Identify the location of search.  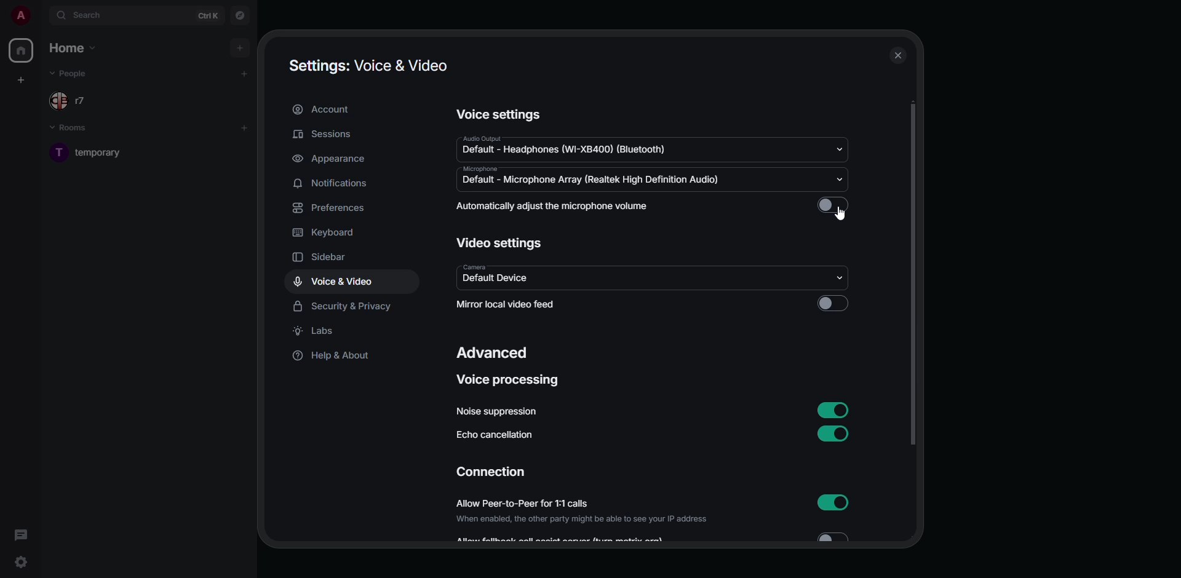
(85, 14).